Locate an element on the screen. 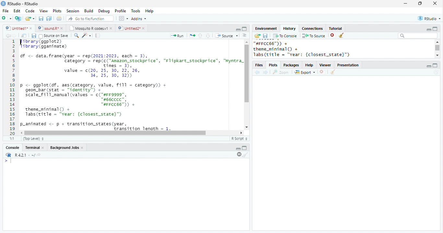 The image size is (443, 233). Session is located at coordinates (72, 11).